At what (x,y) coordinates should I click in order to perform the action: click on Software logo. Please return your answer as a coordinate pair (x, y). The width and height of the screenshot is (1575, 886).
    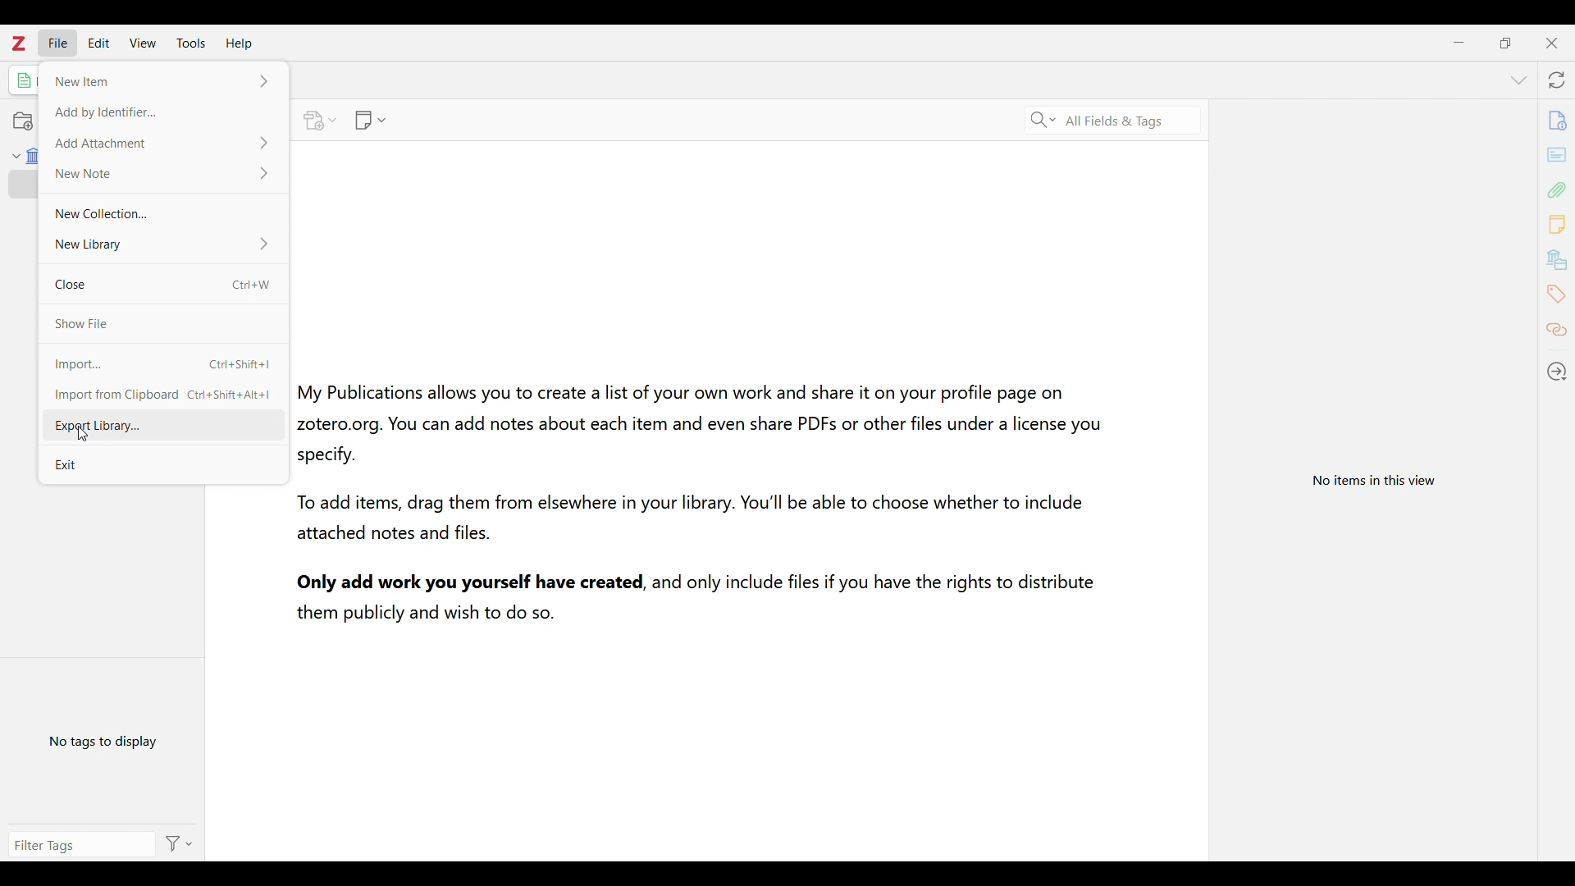
    Looking at the image, I should click on (19, 43).